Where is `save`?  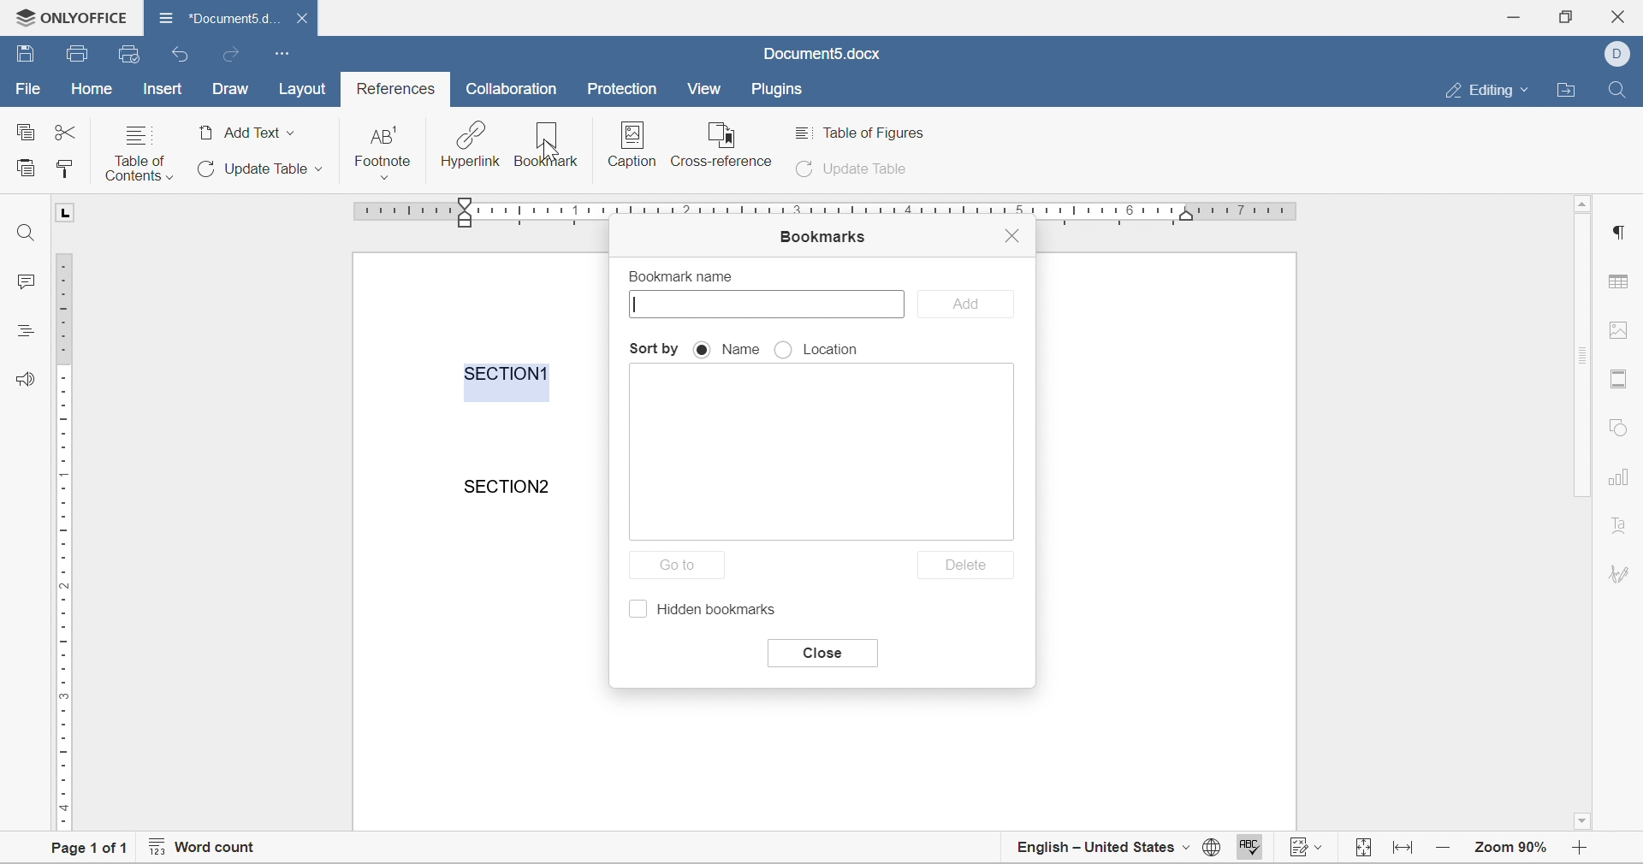 save is located at coordinates (26, 51).